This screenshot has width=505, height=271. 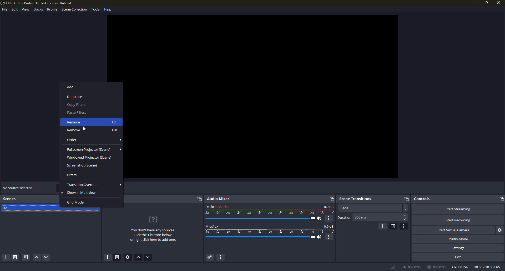 I want to click on move scene up, so click(x=36, y=258).